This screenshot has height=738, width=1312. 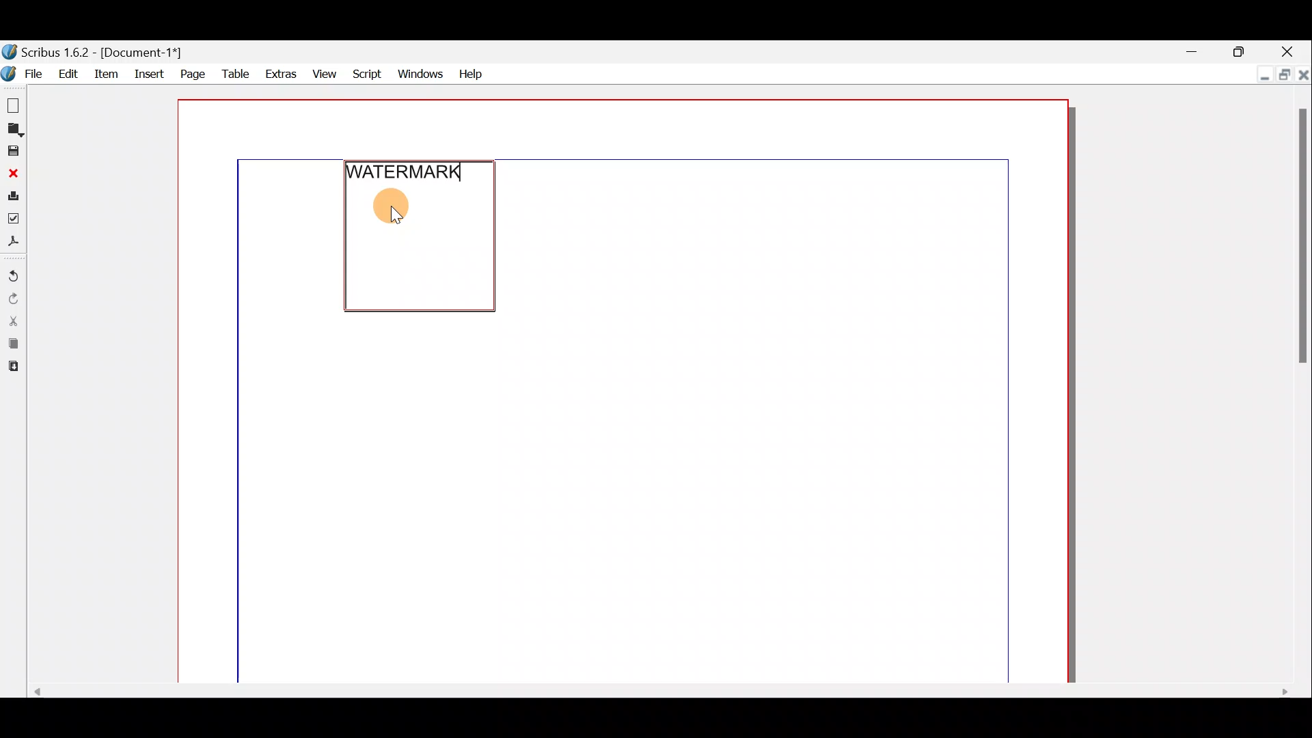 I want to click on Page, so click(x=191, y=73).